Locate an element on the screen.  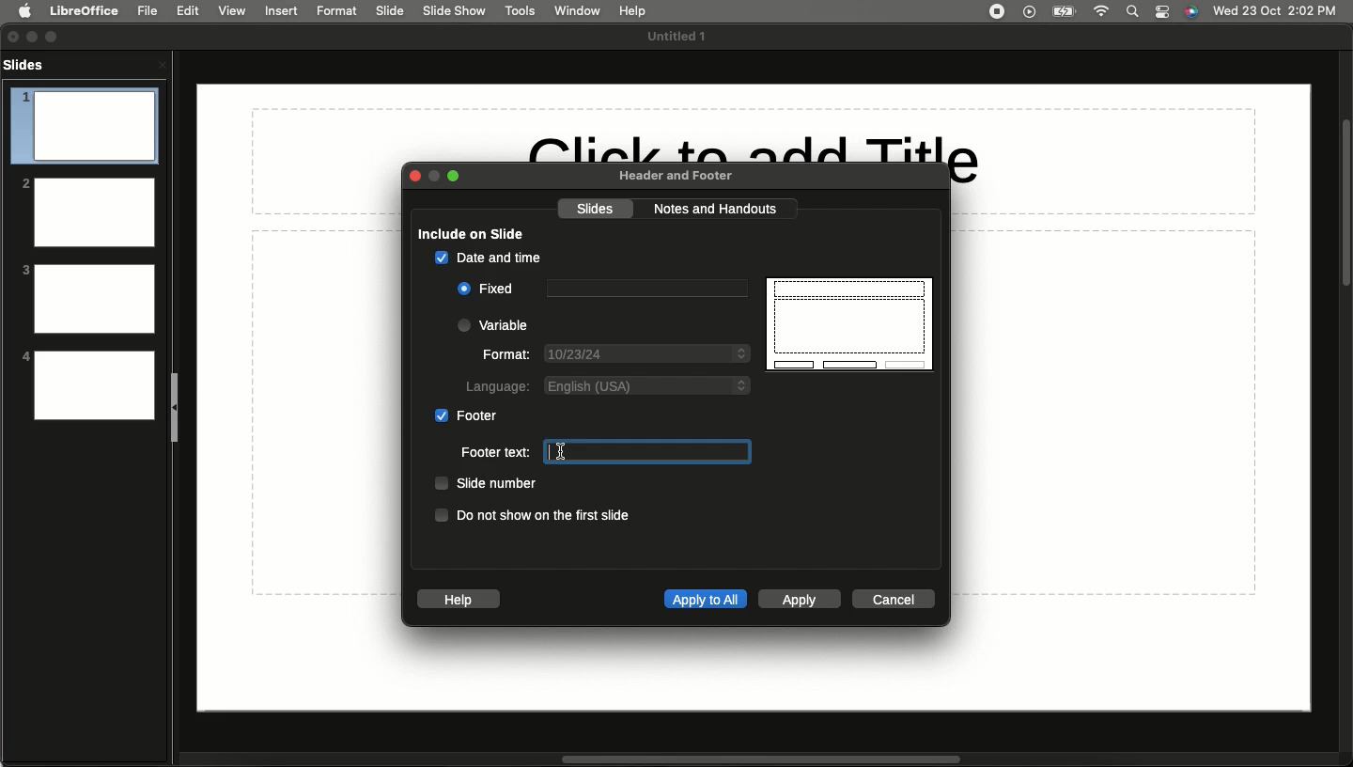
Edit is located at coordinates (187, 11).